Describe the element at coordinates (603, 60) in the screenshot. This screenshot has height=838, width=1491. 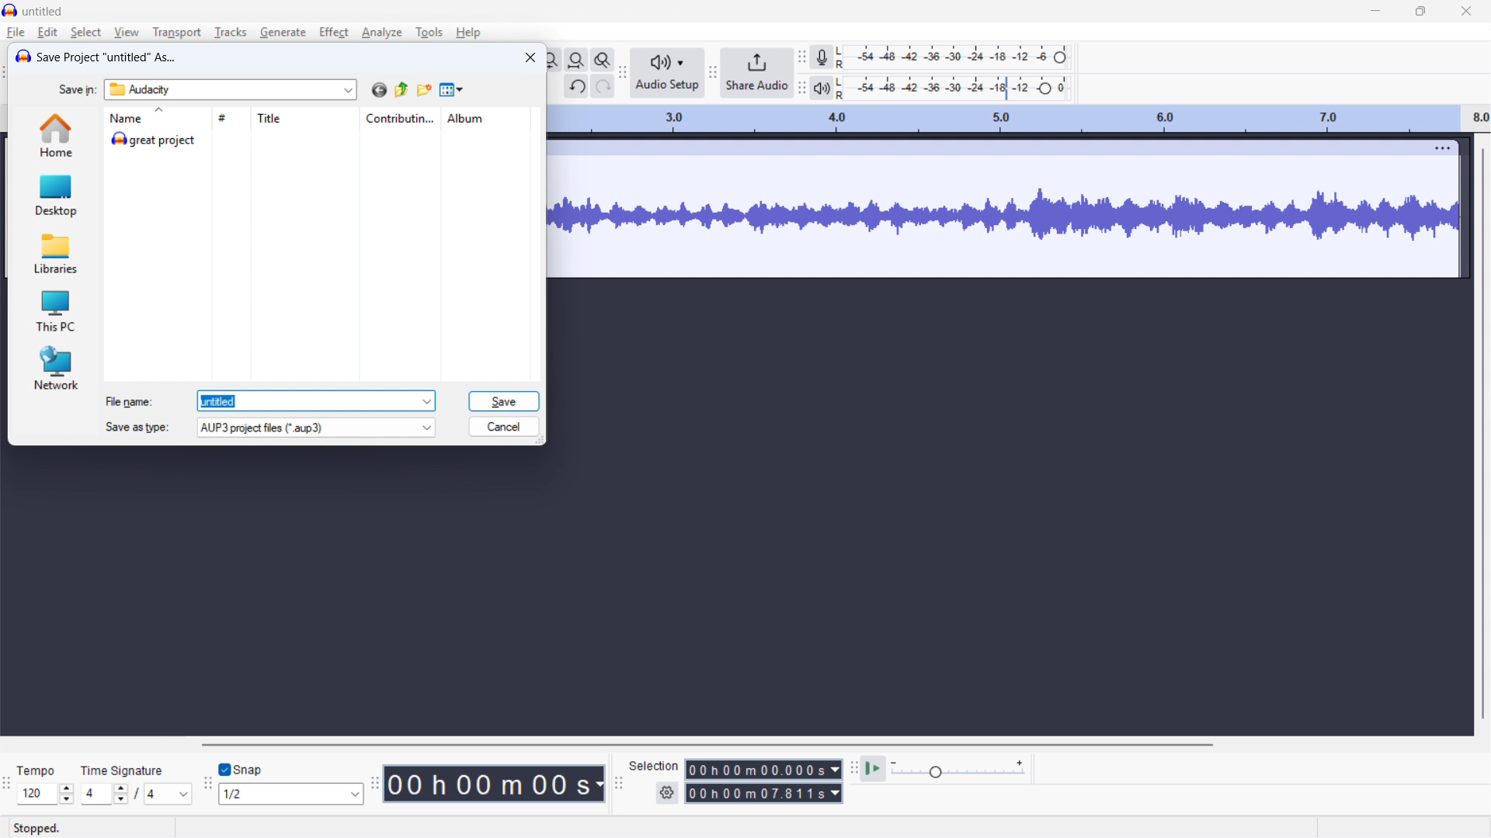
I see `toggle zoom` at that location.